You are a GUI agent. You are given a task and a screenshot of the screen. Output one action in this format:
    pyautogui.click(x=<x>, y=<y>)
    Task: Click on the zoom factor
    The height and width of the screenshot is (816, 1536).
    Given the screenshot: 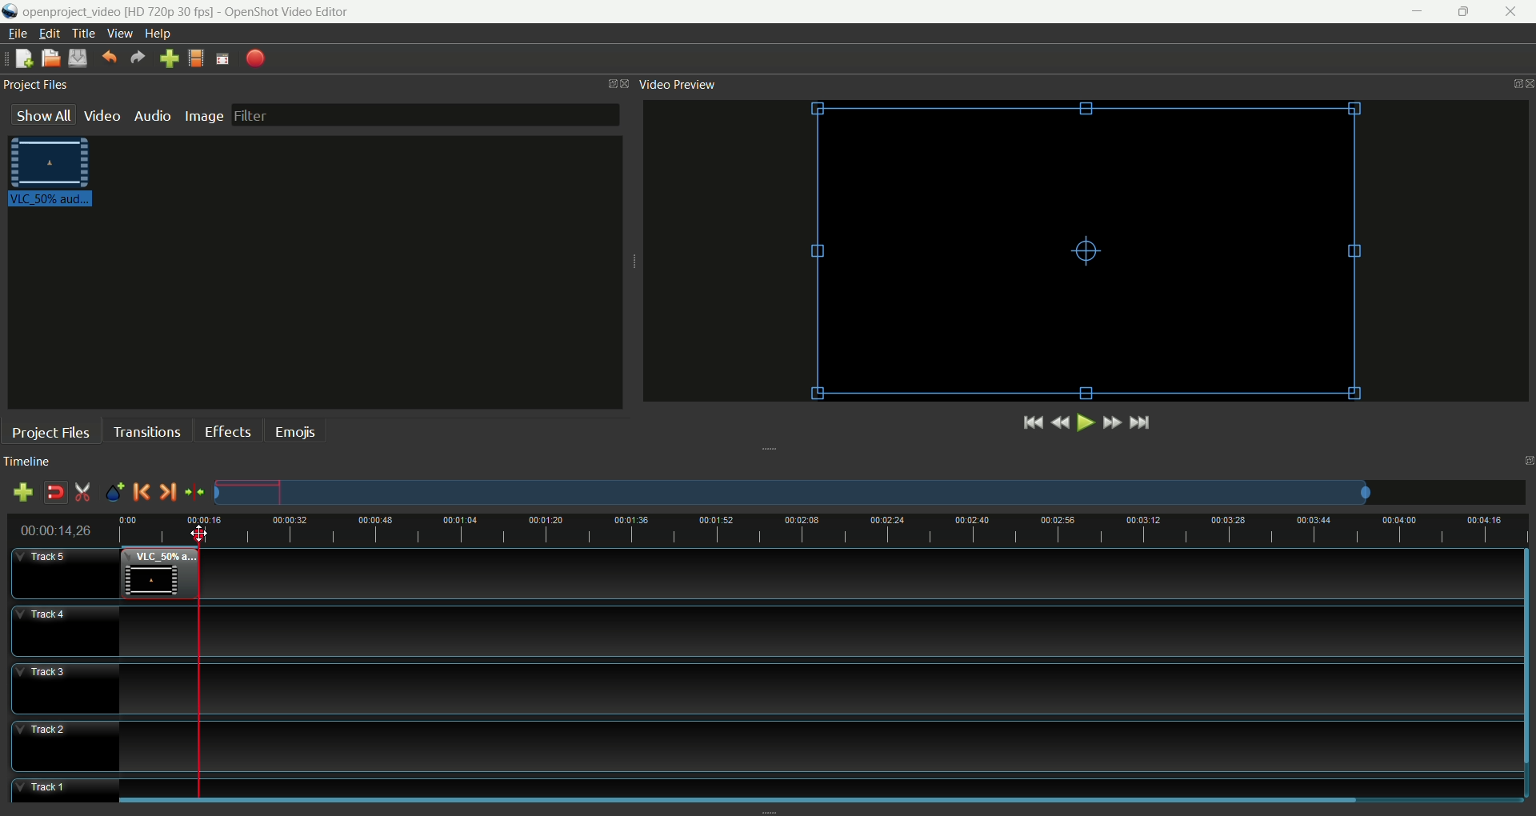 What is the action you would take?
    pyautogui.click(x=861, y=531)
    